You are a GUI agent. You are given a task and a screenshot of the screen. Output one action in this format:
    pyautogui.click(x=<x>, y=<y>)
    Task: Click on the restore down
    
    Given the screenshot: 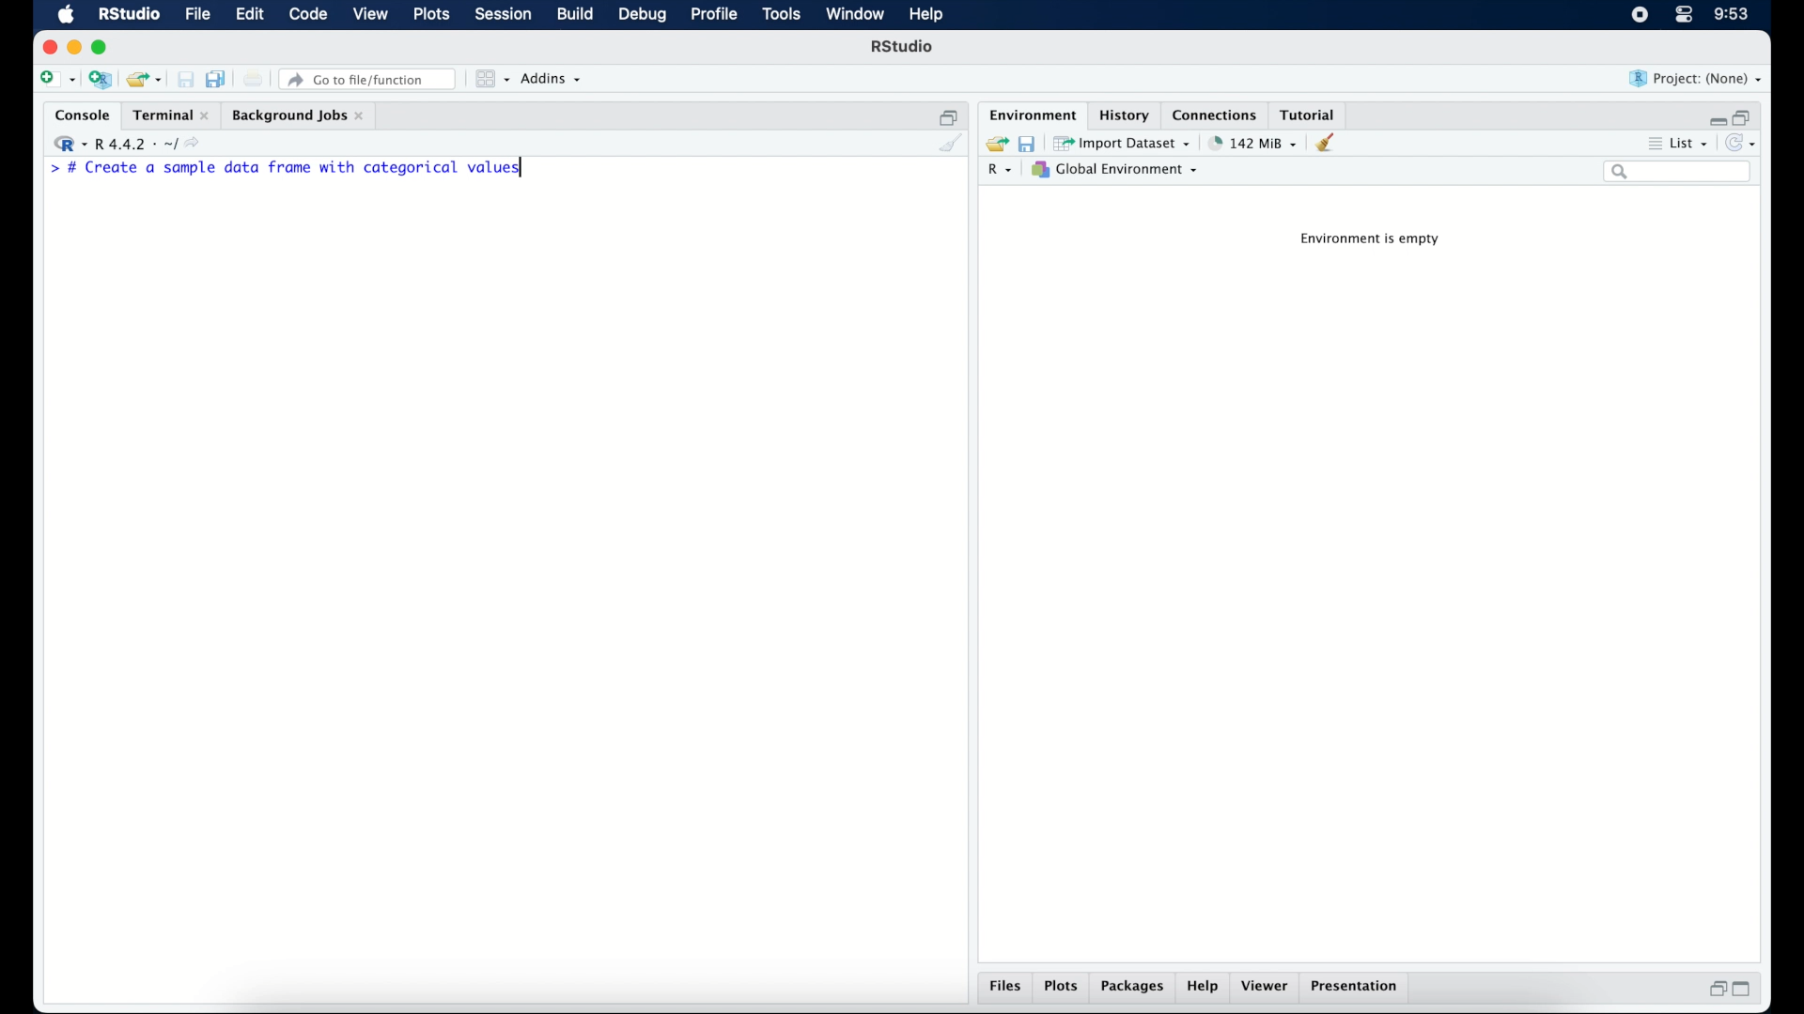 What is the action you would take?
    pyautogui.click(x=1747, y=115)
    